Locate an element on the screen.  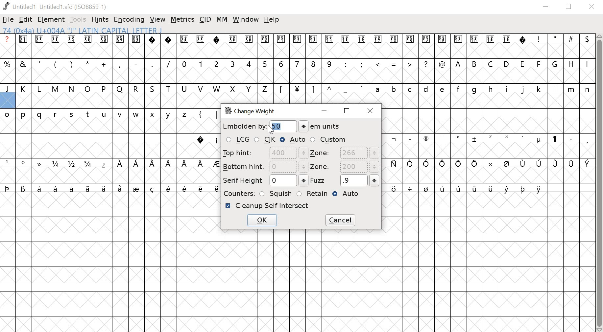
em units is located at coordinates (320, 126).